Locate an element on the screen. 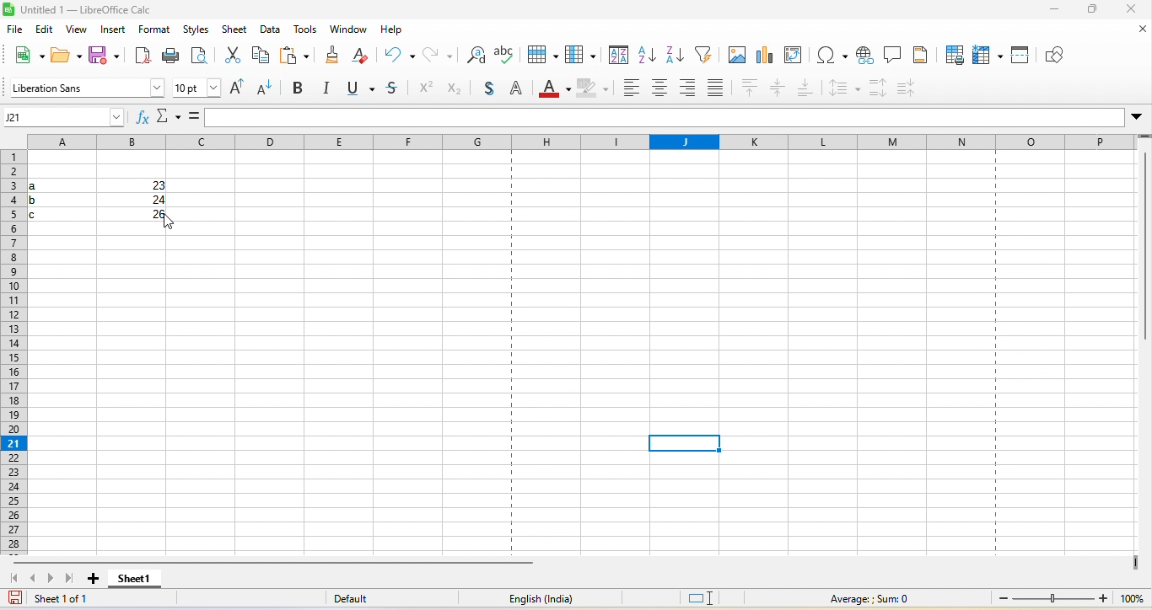 The image size is (1152, 610). row is located at coordinates (14, 348).